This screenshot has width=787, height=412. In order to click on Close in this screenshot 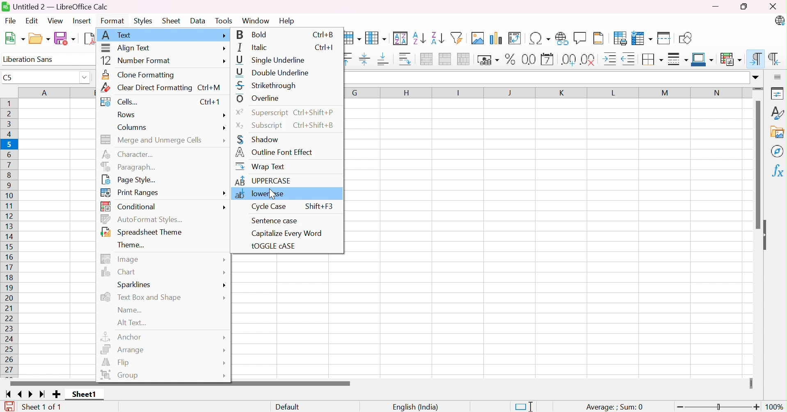, I will do `click(774, 5)`.